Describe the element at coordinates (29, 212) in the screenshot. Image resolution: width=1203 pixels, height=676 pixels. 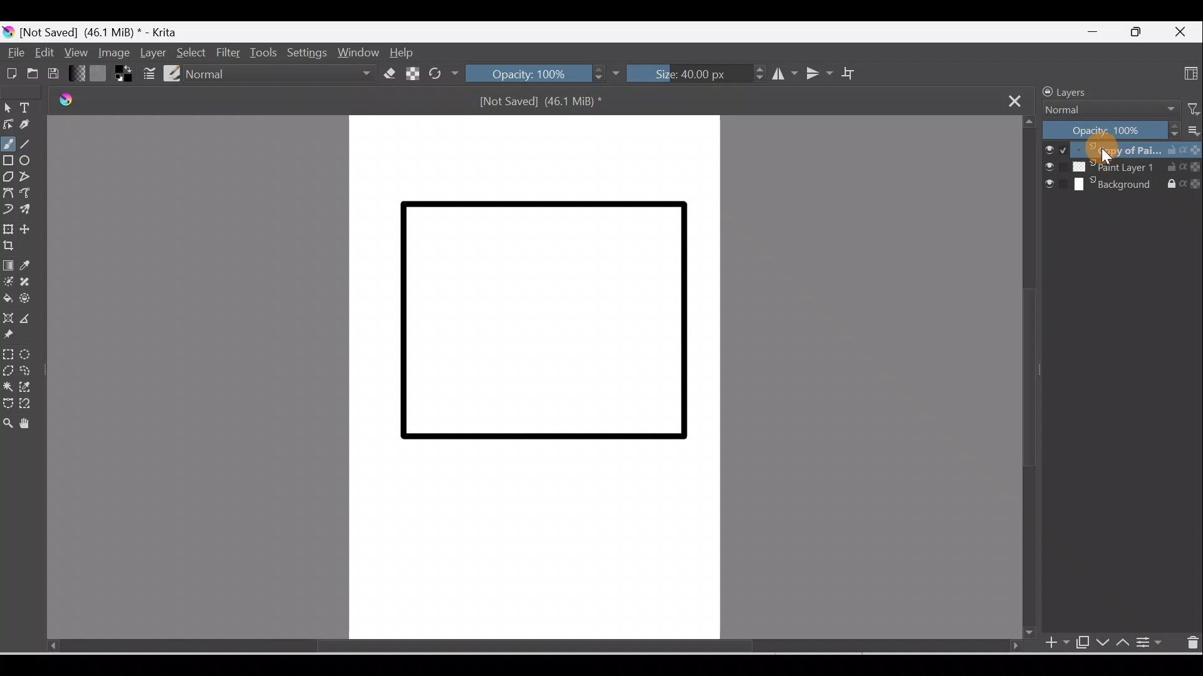
I see `Multibrush tool` at that location.